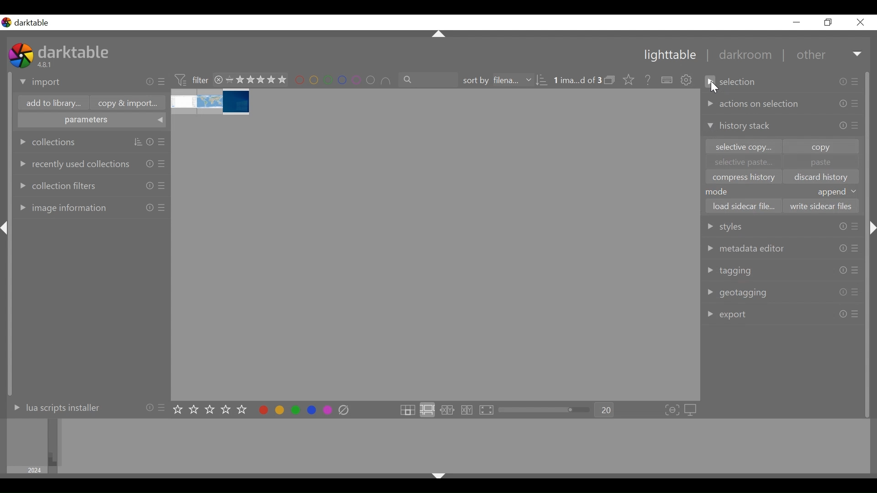 This screenshot has width=877, height=493. What do you see at coordinates (742, 177) in the screenshot?
I see `compress history` at bounding box center [742, 177].